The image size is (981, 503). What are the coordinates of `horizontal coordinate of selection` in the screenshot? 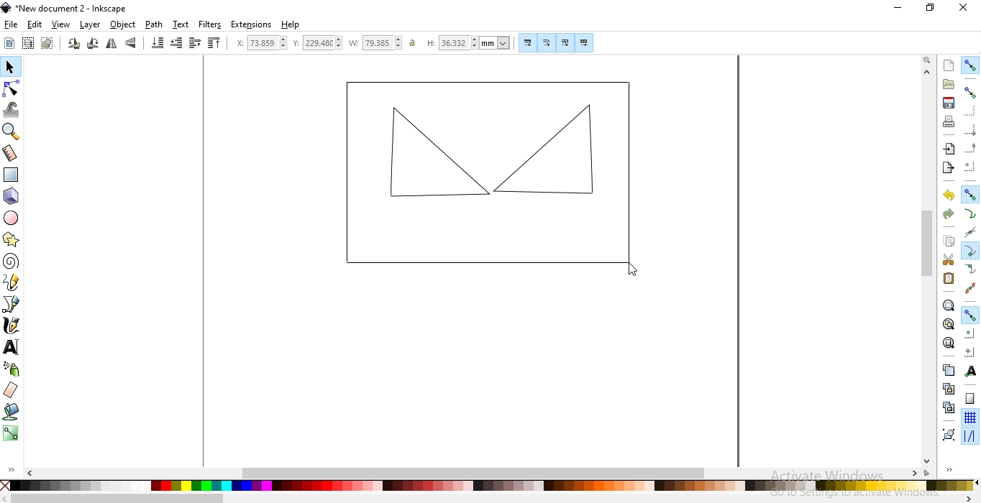 It's located at (263, 42).